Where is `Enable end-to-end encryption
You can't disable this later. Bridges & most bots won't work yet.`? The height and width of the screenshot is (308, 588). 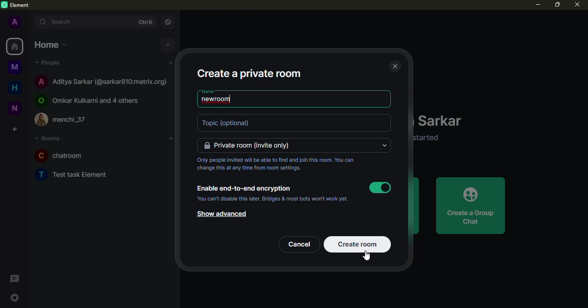 Enable end-to-end encryption
You can't disable this later. Bridges & most bots won't work yet. is located at coordinates (272, 194).